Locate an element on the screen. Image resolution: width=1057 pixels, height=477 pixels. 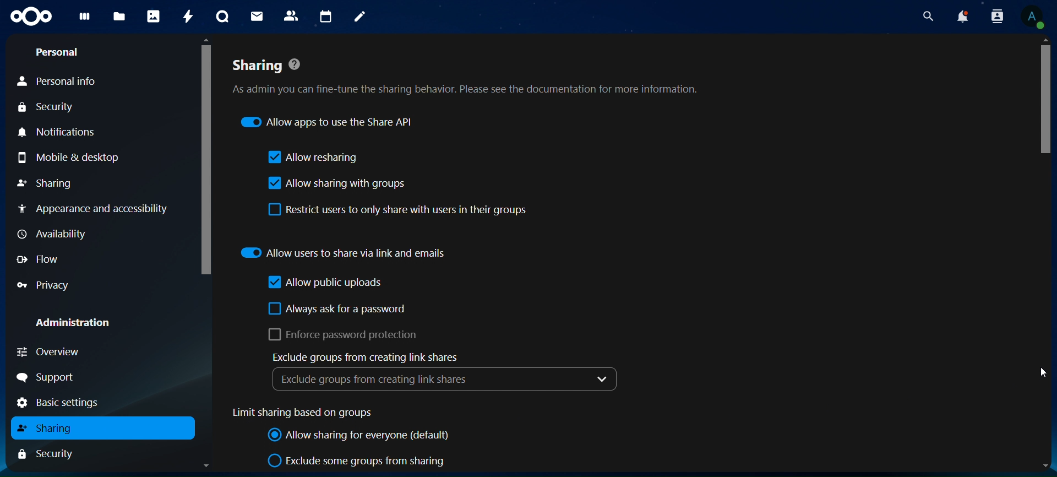
enforce password protection is located at coordinates (340, 334).